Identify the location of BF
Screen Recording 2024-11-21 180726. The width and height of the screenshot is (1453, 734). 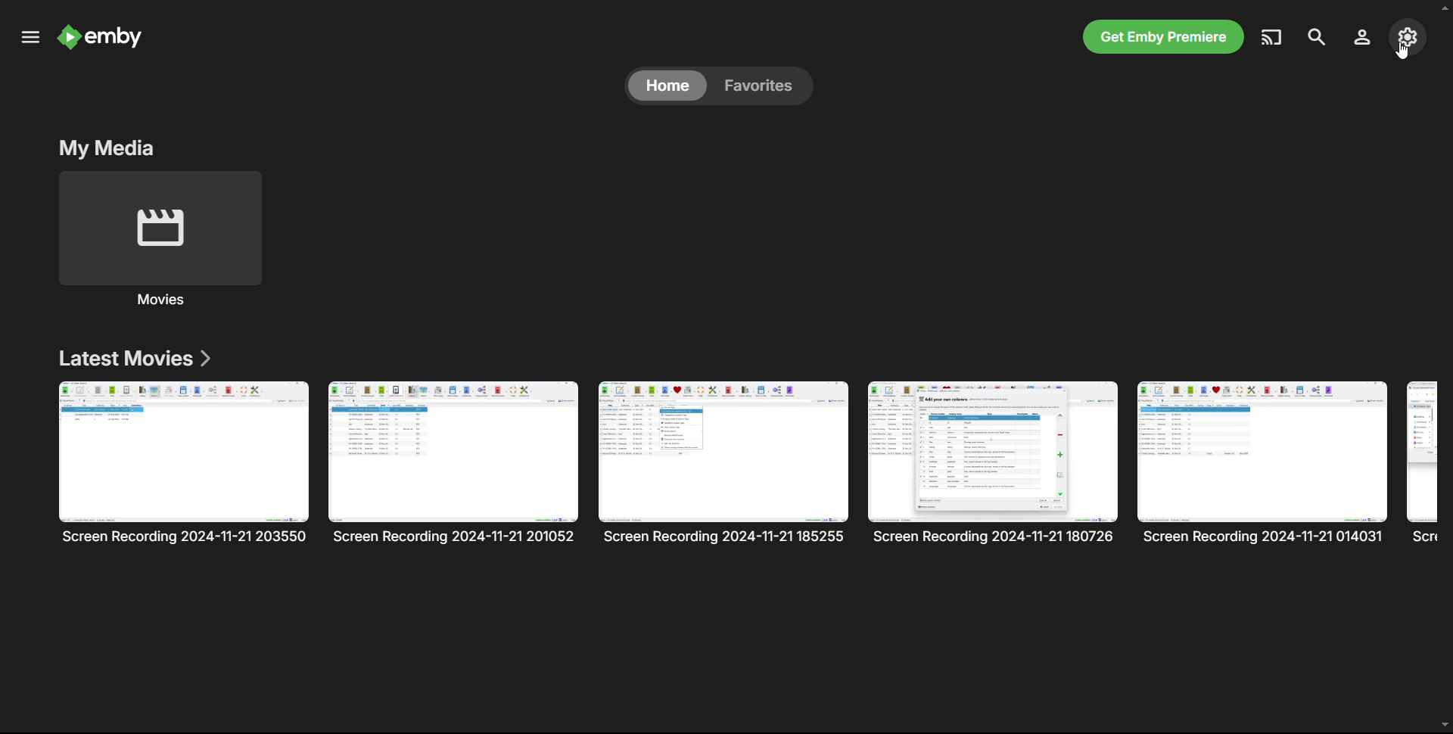
(992, 464).